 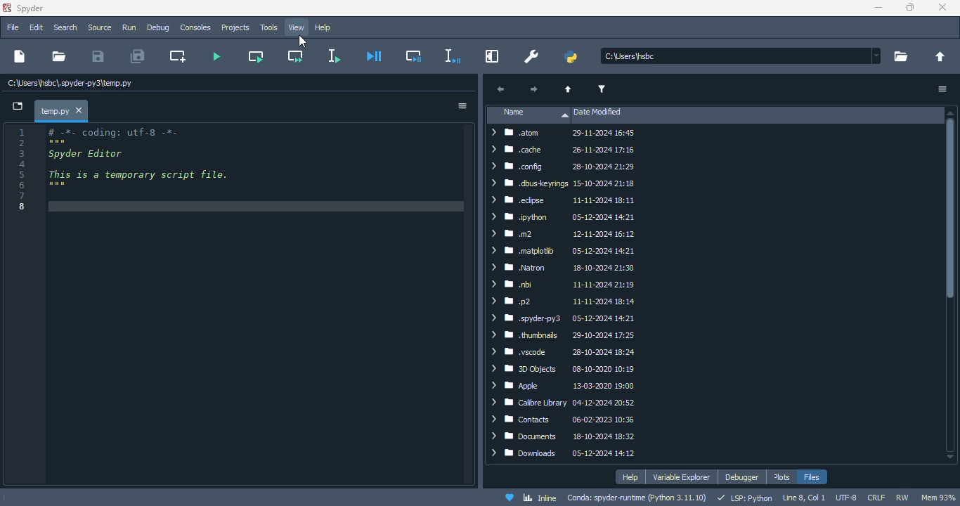 I want to click on parent, so click(x=569, y=90).